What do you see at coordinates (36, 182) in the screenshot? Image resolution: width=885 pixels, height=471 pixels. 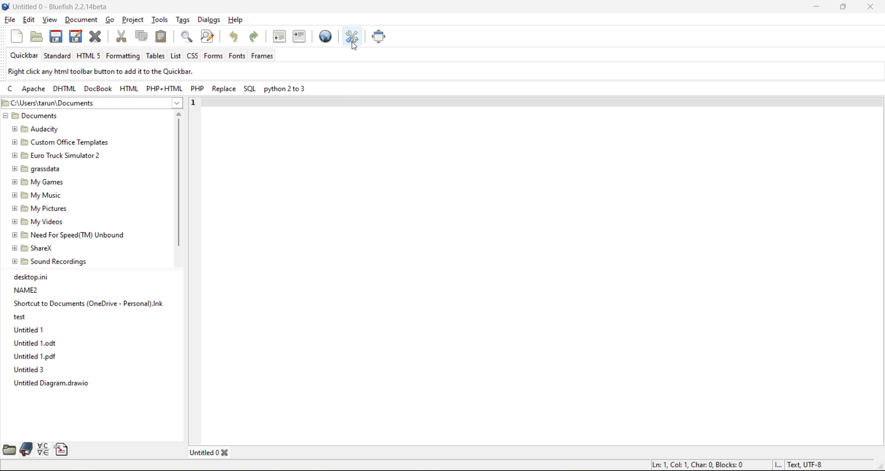 I see `@ [5 My Games` at bounding box center [36, 182].